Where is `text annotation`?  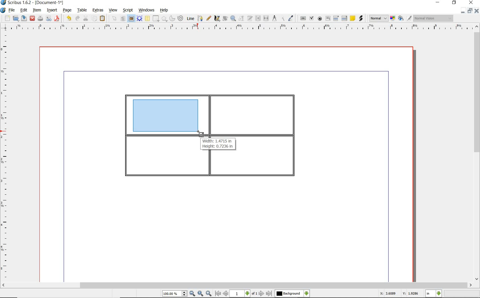 text annotation is located at coordinates (353, 19).